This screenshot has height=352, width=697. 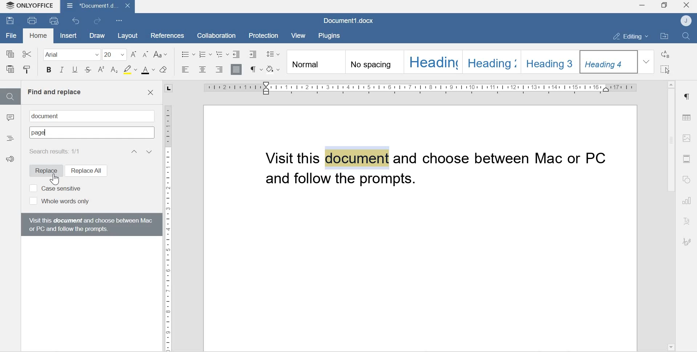 I want to click on Find, so click(x=10, y=96).